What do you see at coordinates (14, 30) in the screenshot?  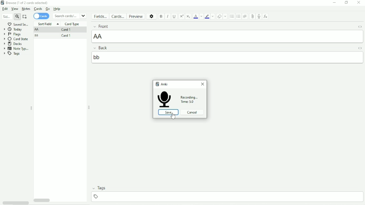 I see `Today` at bounding box center [14, 30].